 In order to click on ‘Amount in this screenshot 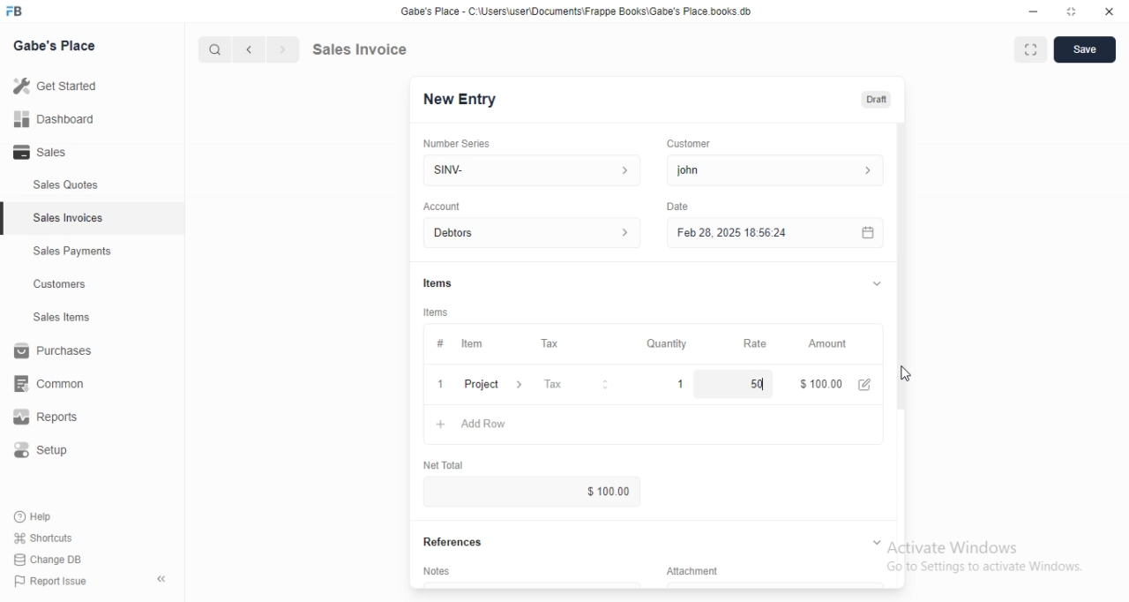, I will do `click(829, 344)`.